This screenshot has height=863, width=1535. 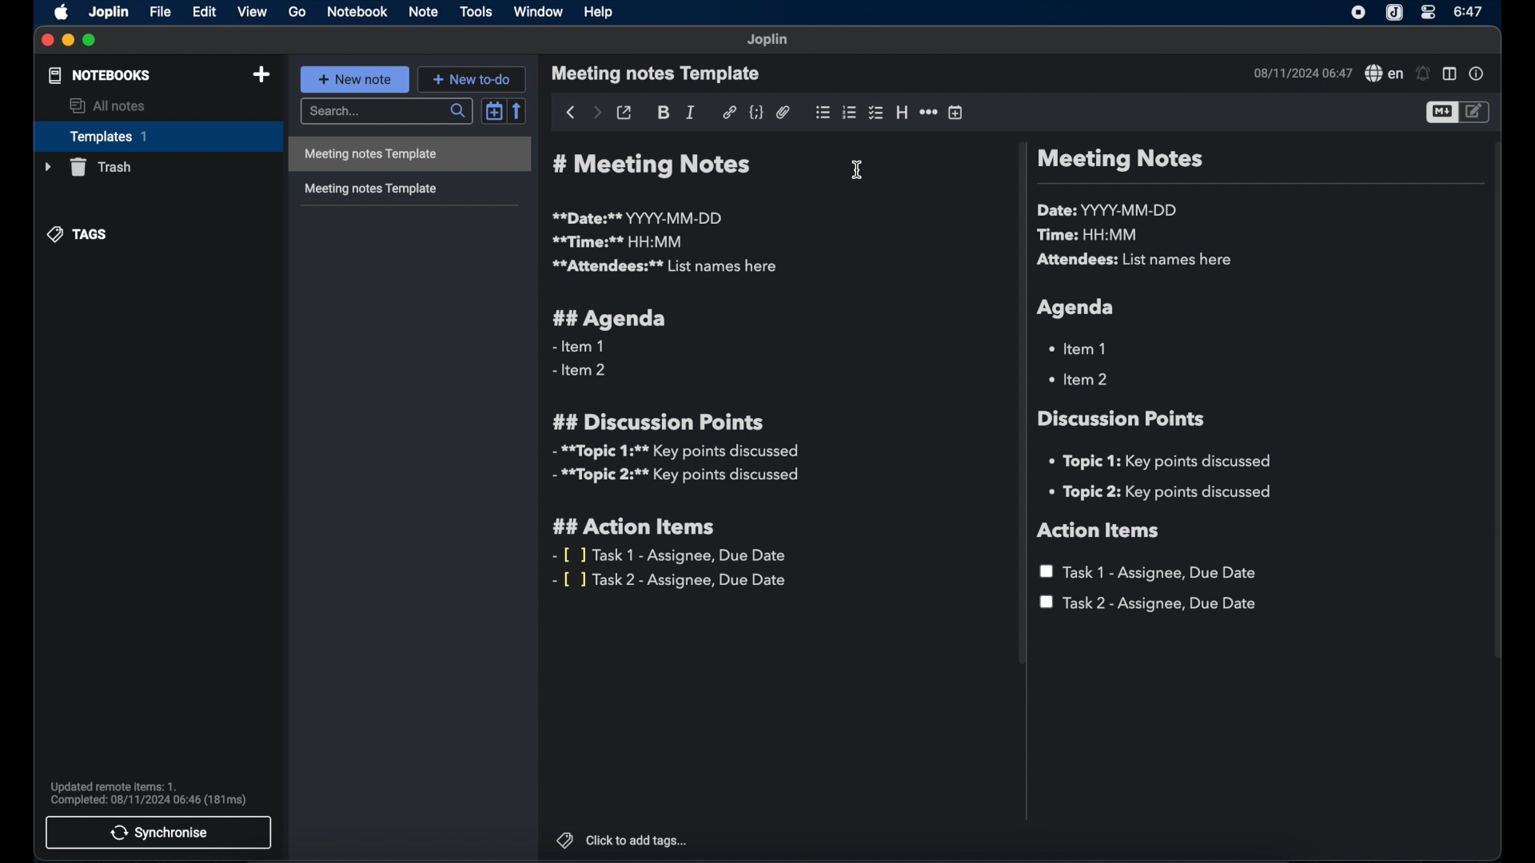 I want to click on time: HH:MM, so click(x=1091, y=236).